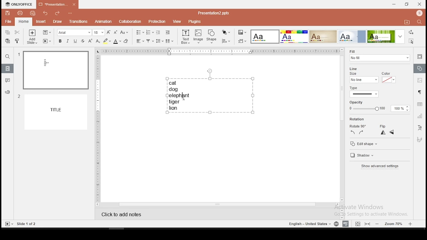 The height and width of the screenshot is (240, 427). Describe the element at coordinates (19, 4) in the screenshot. I see `icon` at that location.